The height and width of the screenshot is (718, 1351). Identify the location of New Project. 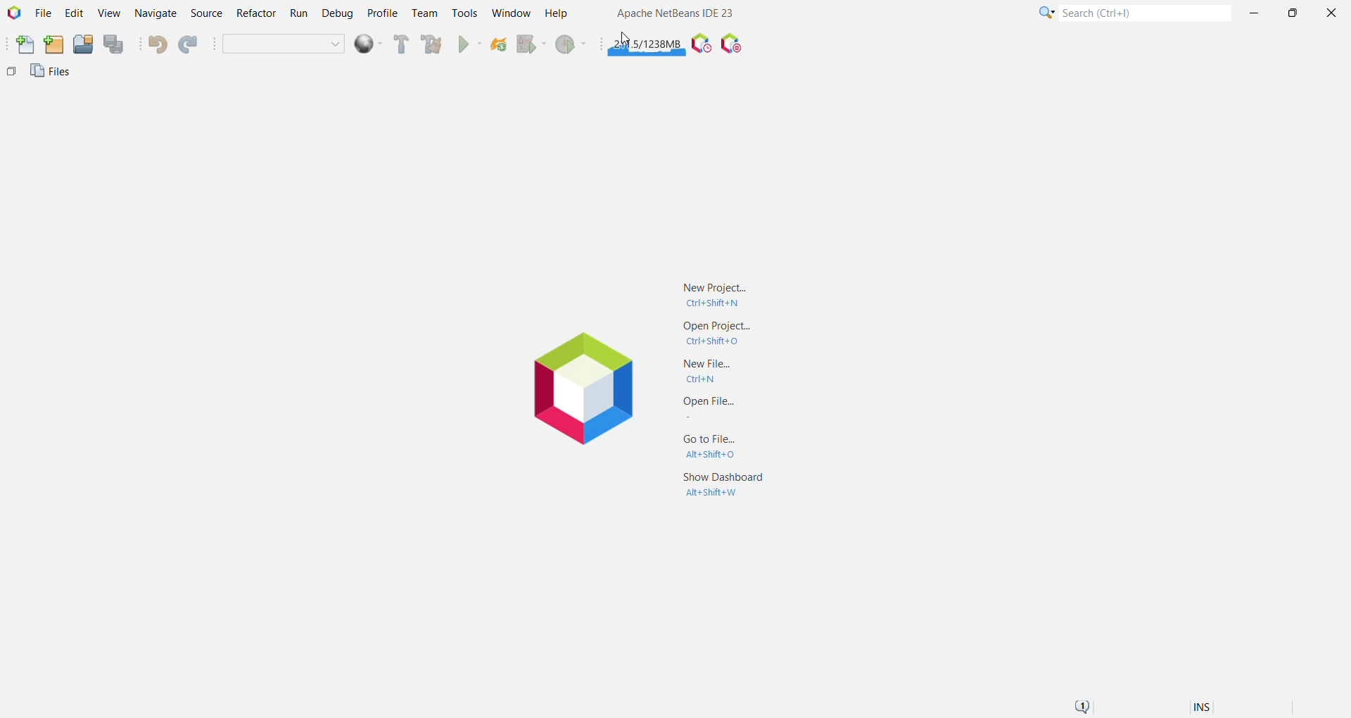
(718, 291).